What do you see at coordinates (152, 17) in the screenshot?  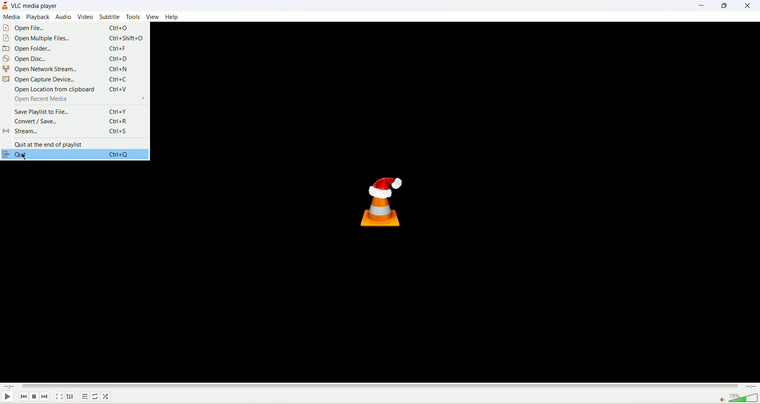 I see `view` at bounding box center [152, 17].